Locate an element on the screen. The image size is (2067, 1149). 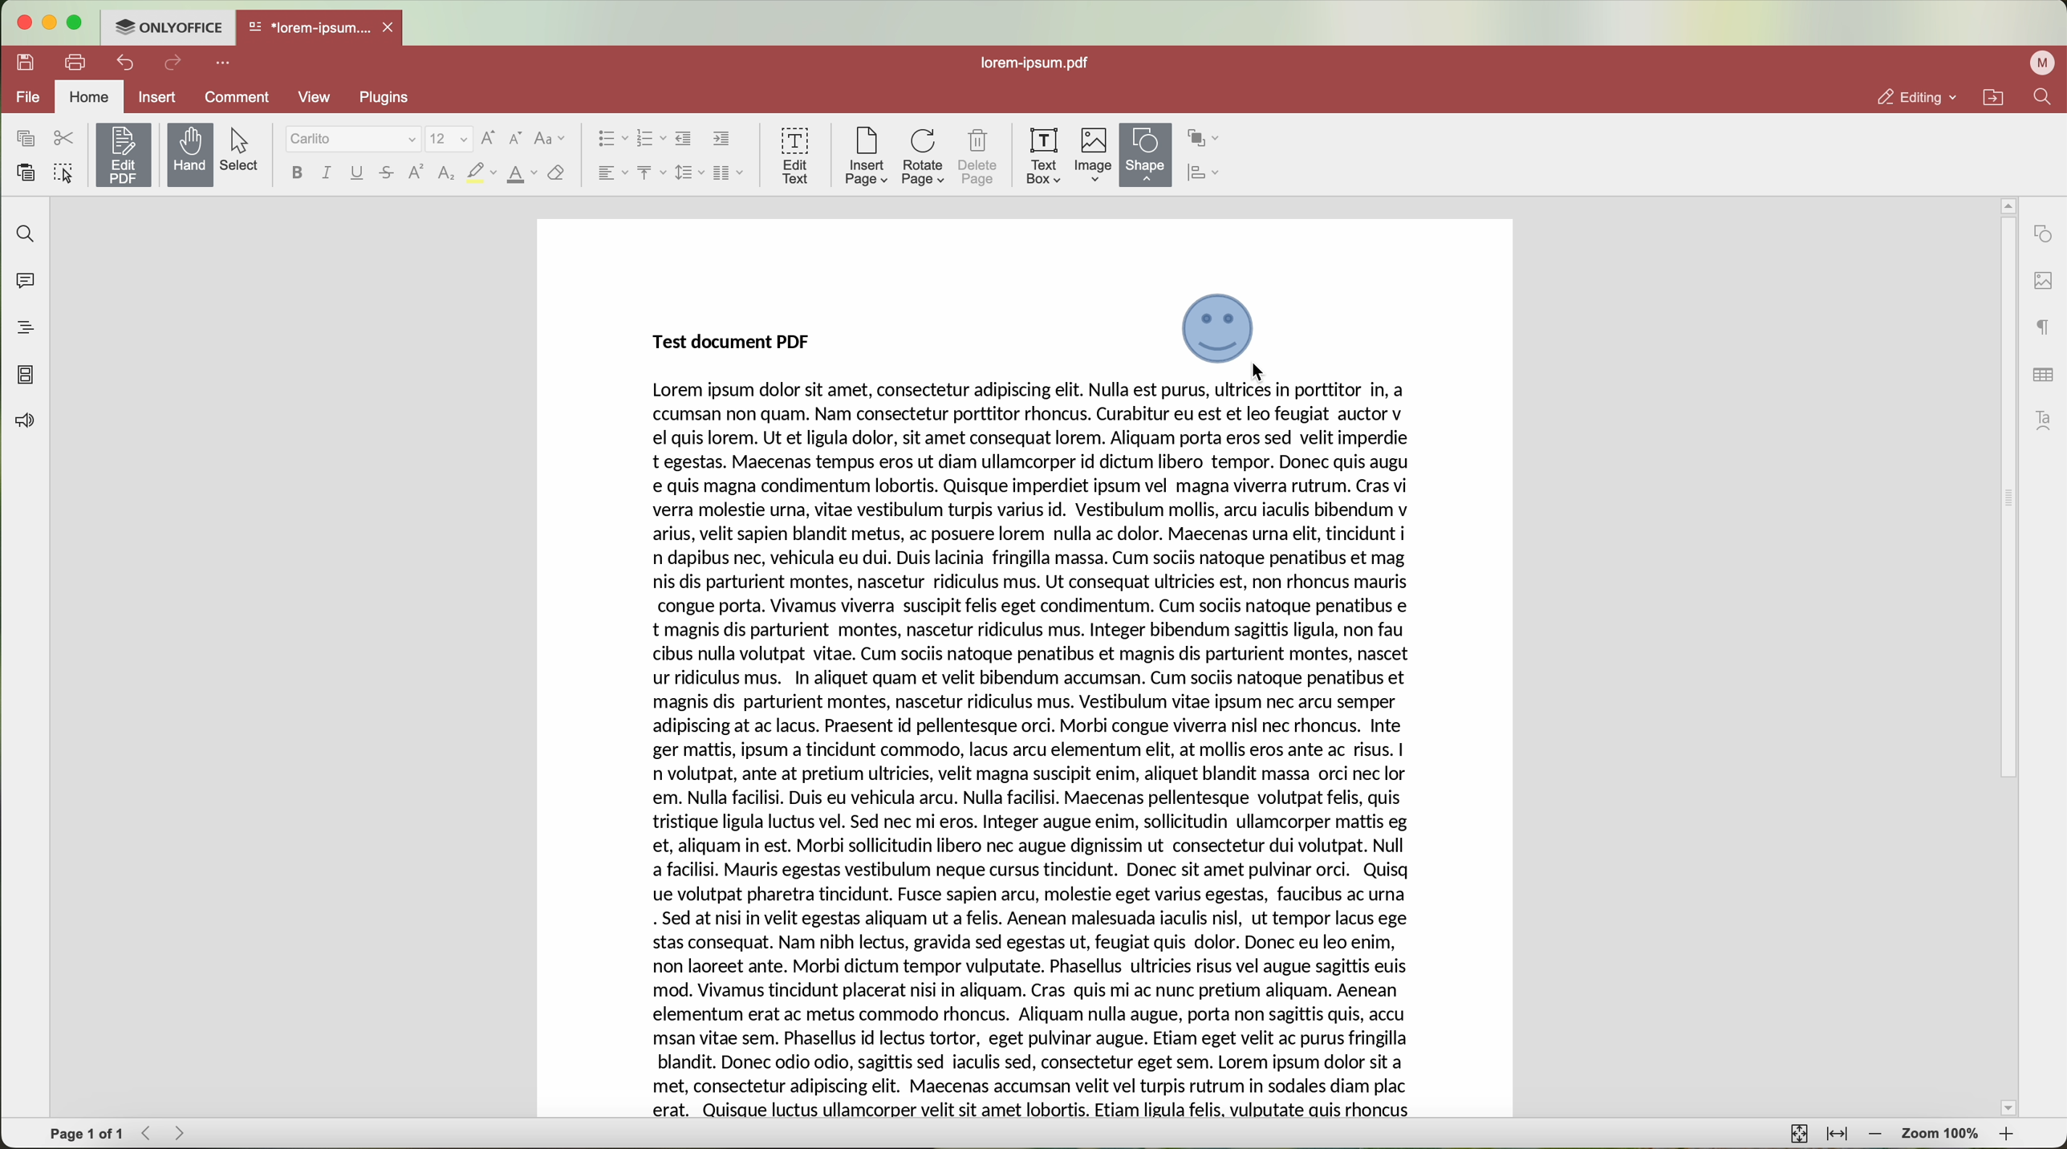
Text Art settings is located at coordinates (2045, 418).